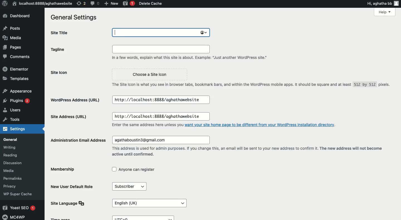  Describe the element at coordinates (70, 203) in the screenshot. I see `Site language` at that location.